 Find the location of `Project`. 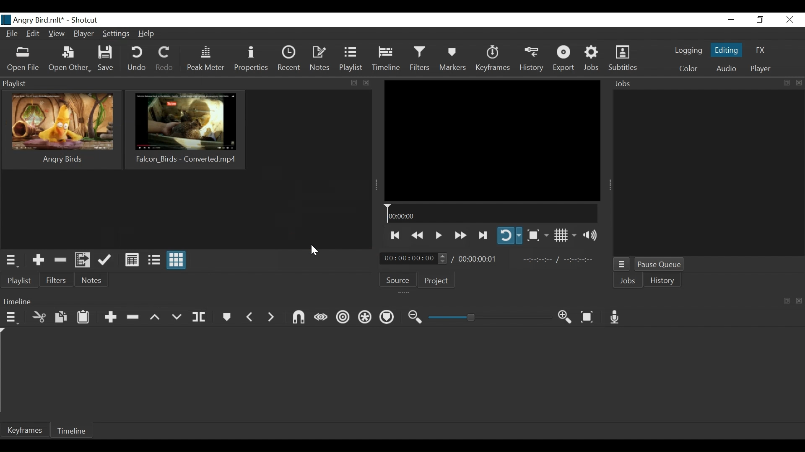

Project is located at coordinates (436, 281).